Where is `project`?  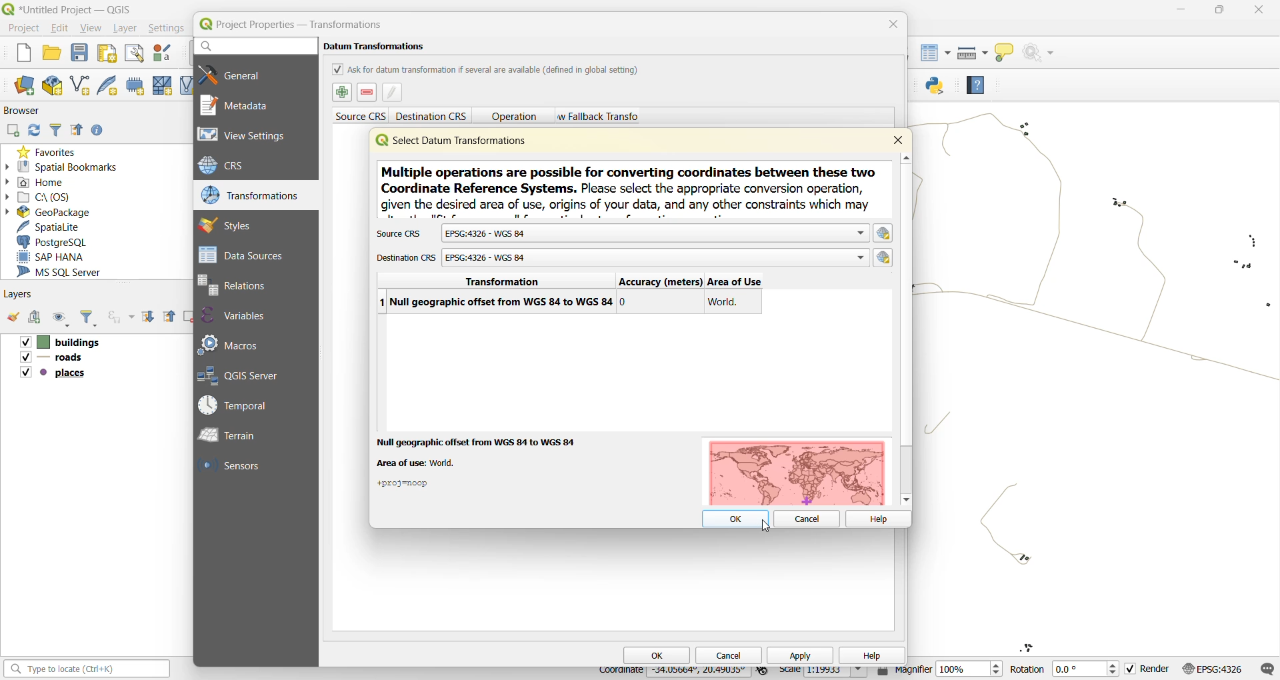 project is located at coordinates (21, 27).